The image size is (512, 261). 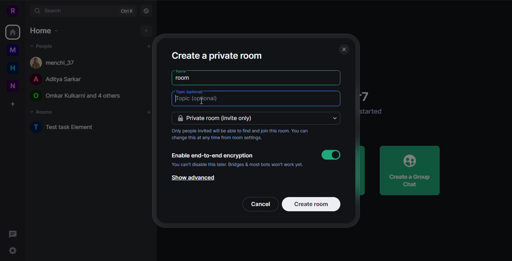 What do you see at coordinates (217, 55) in the screenshot?
I see `create a private room` at bounding box center [217, 55].